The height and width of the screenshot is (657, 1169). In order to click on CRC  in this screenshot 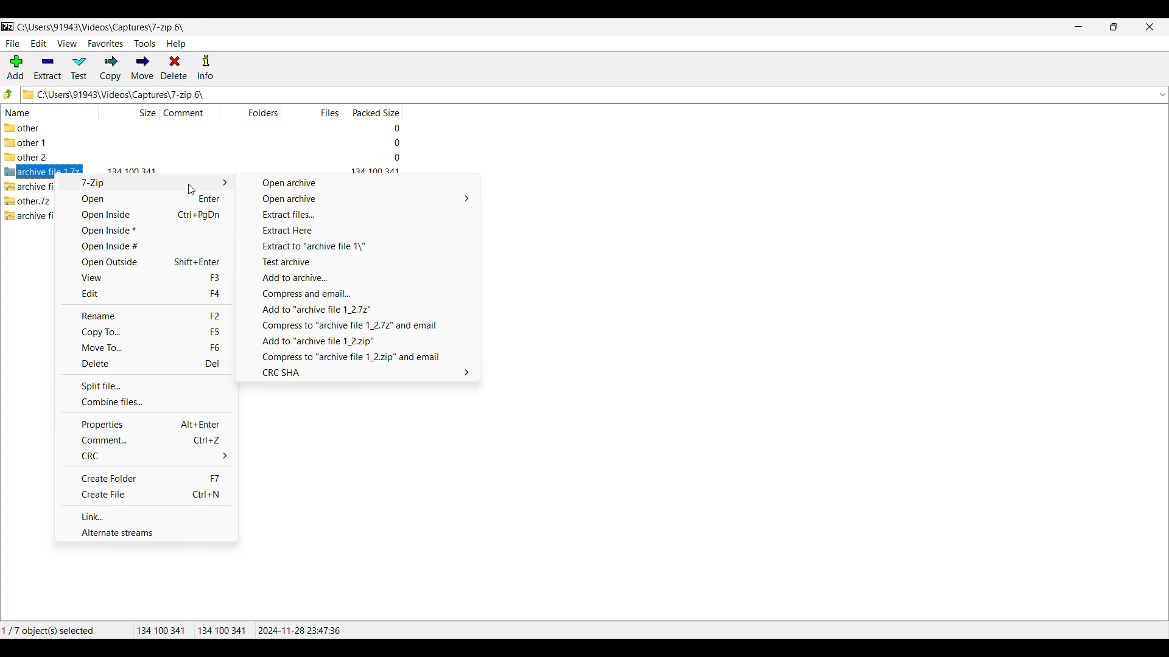, I will do `click(147, 456)`.